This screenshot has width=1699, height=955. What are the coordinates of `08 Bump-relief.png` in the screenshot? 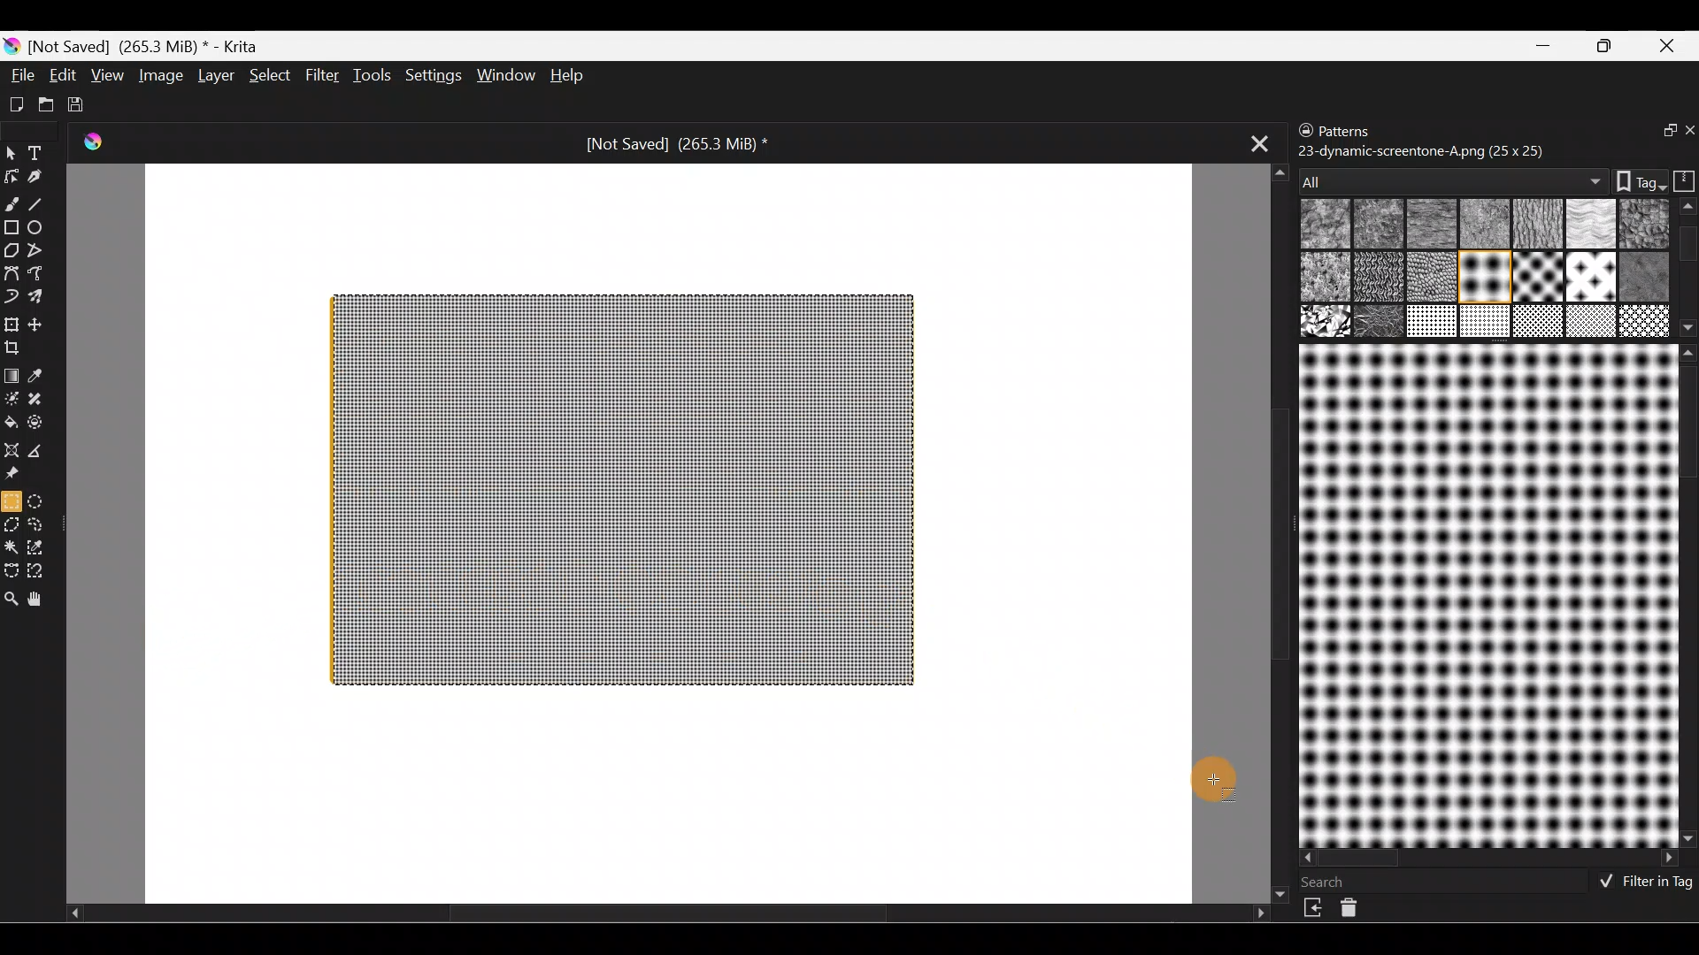 It's located at (1329, 279).